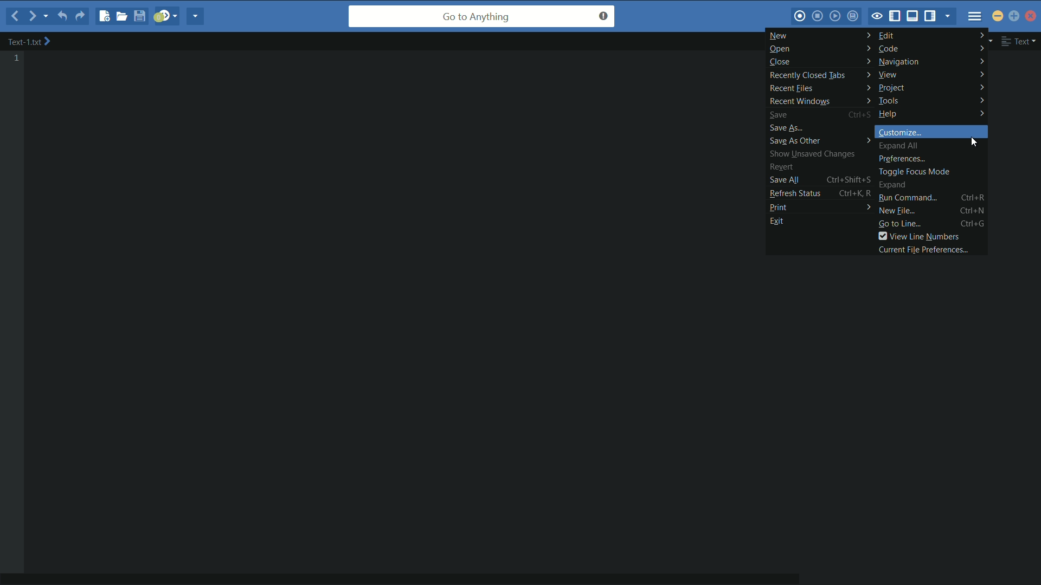 This screenshot has width=1041, height=585. What do you see at coordinates (925, 250) in the screenshot?
I see `current file preferences` at bounding box center [925, 250].